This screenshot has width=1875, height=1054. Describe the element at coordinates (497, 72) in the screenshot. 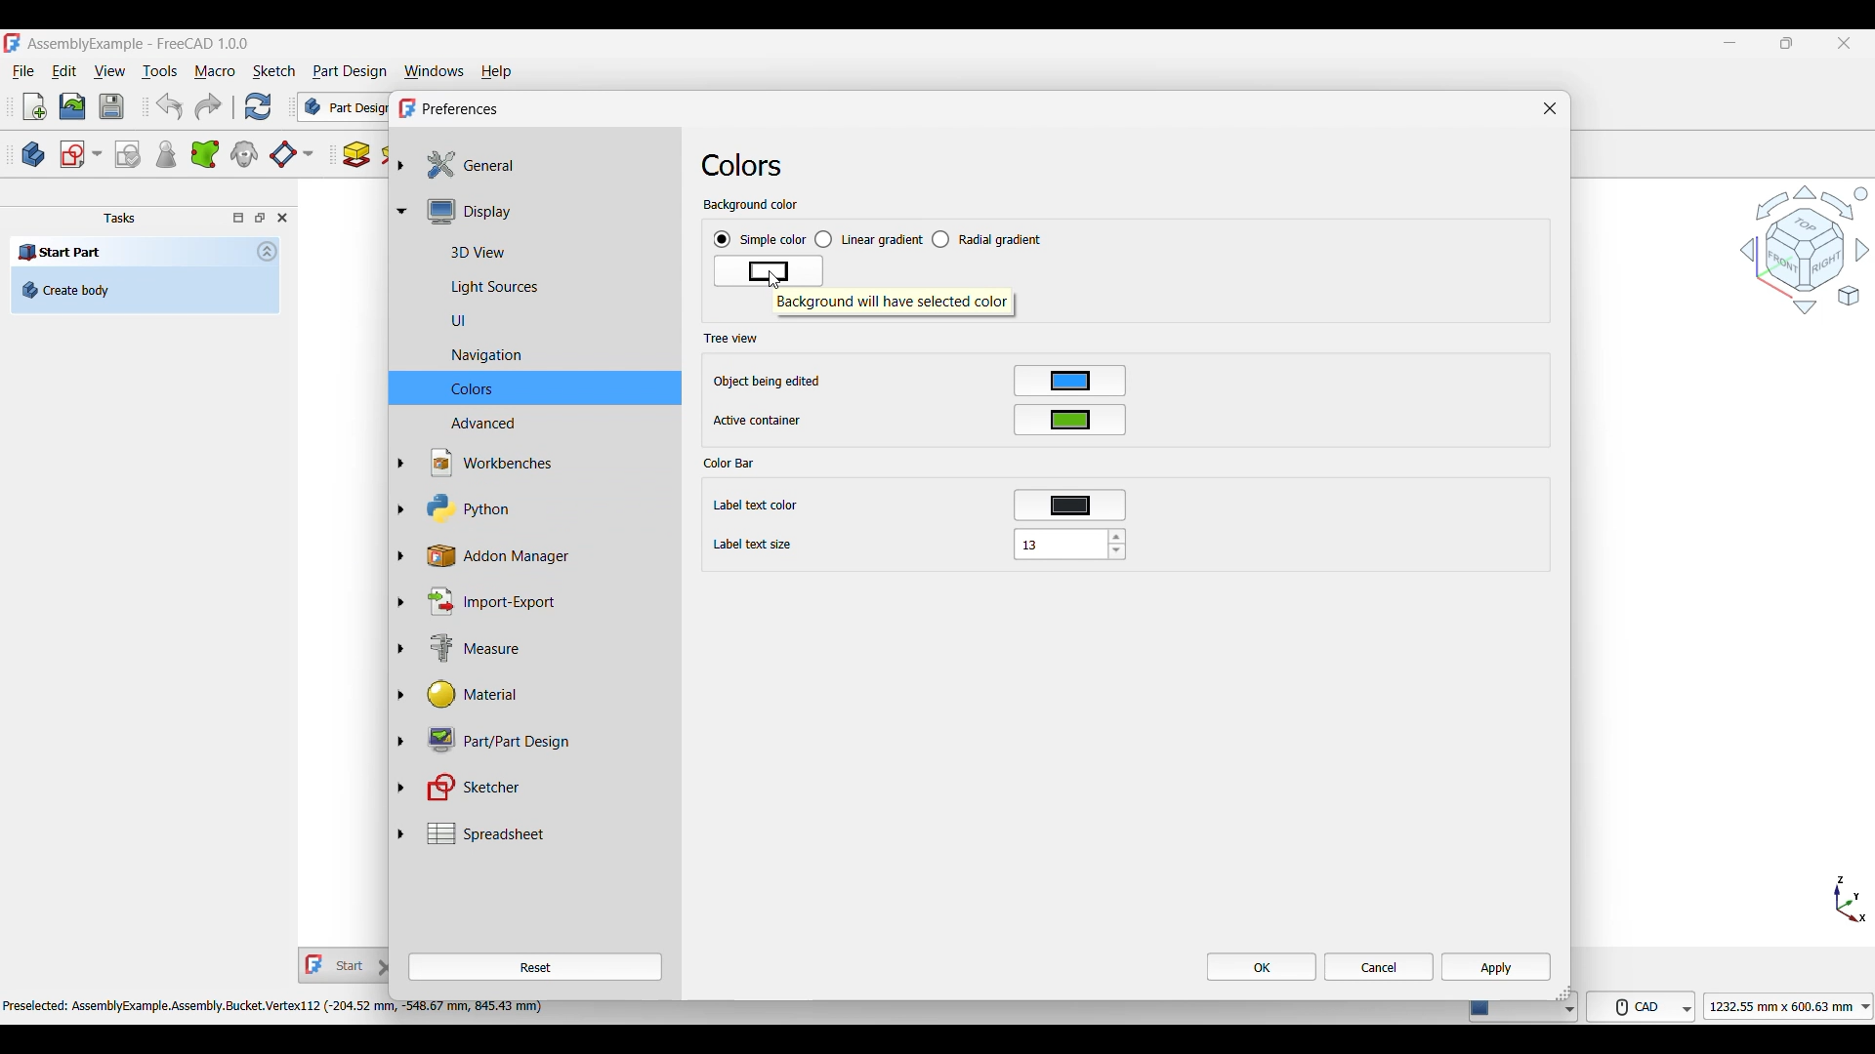

I see `Help menu` at that location.